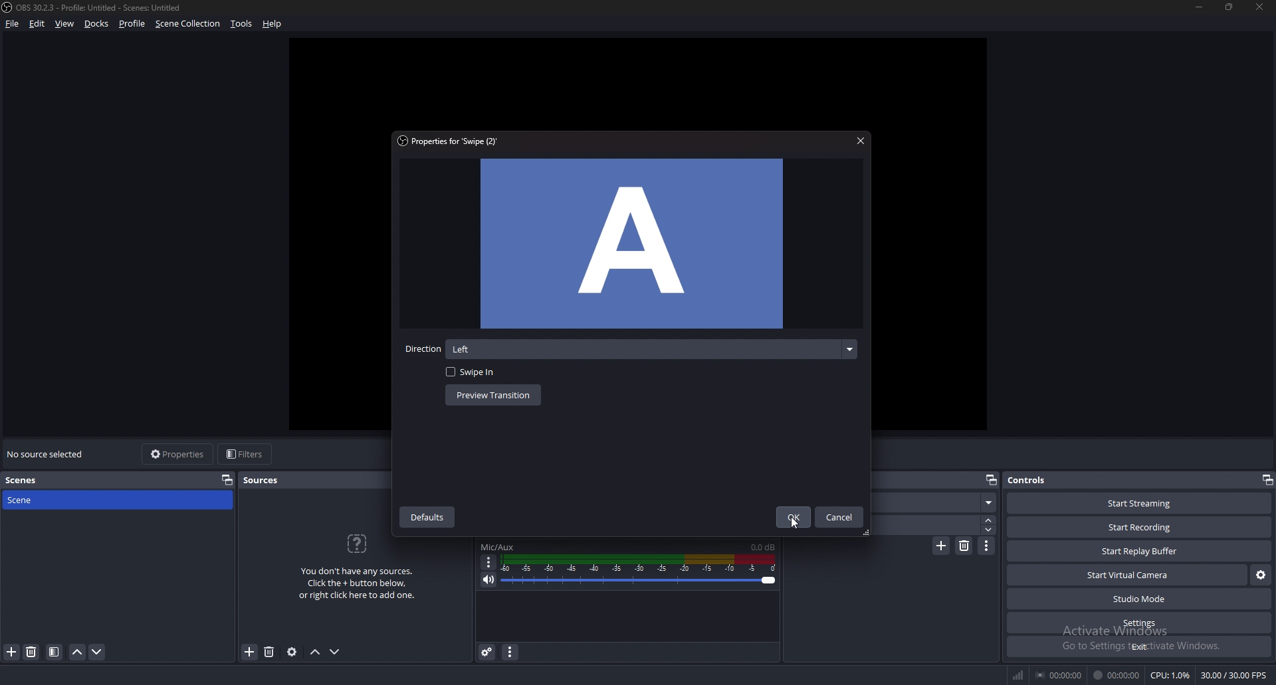  I want to click on mute, so click(488, 580).